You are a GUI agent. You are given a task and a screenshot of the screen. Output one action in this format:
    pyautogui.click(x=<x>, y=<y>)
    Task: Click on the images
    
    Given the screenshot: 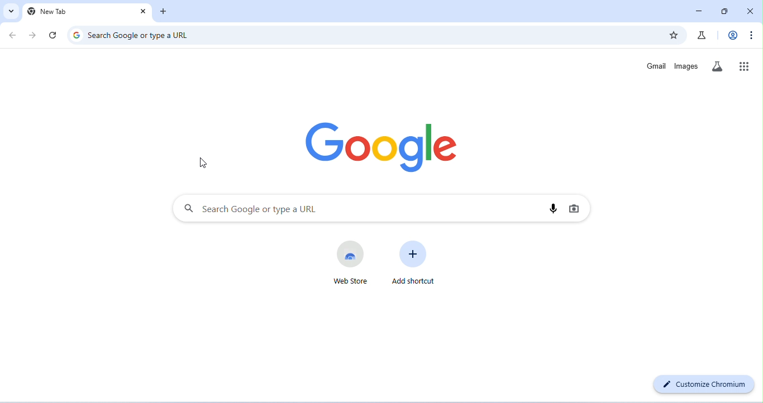 What is the action you would take?
    pyautogui.click(x=686, y=66)
    